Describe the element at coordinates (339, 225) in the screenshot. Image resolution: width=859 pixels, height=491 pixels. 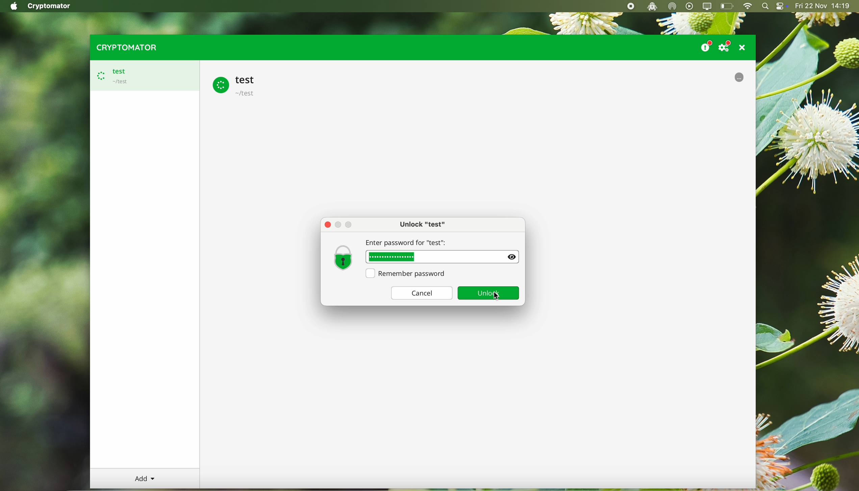
I see `Minimize ` at that location.